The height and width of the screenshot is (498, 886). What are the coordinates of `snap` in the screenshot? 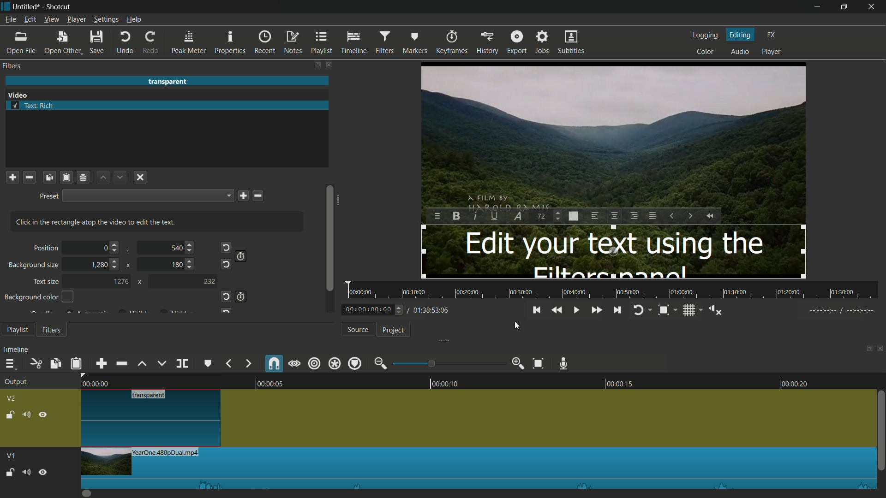 It's located at (275, 364).